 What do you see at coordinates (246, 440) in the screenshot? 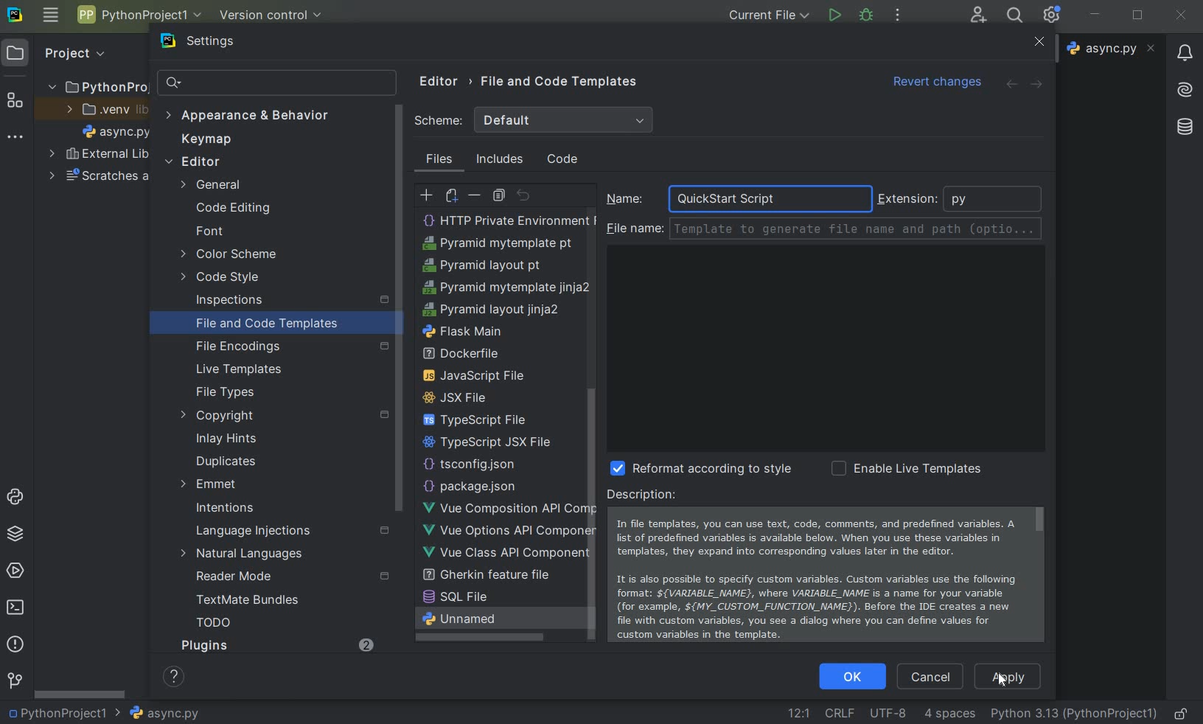
I see `inlay hints` at bounding box center [246, 440].